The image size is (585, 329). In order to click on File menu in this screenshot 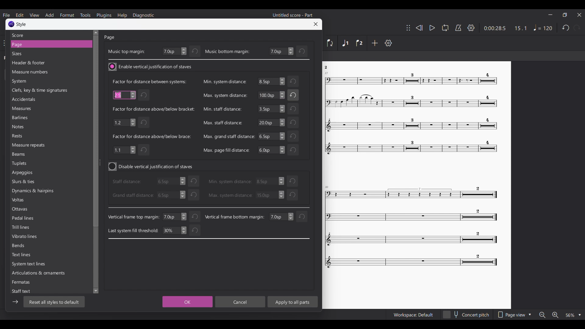, I will do `click(6, 15)`.